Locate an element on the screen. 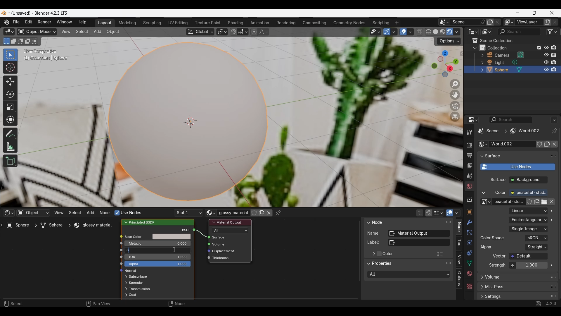 The height and width of the screenshot is (316, 561). Centre of the object is located at coordinates (190, 122).